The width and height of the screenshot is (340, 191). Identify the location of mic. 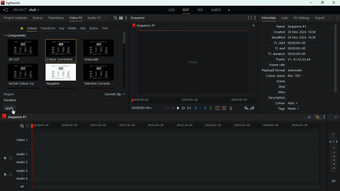
(232, 108).